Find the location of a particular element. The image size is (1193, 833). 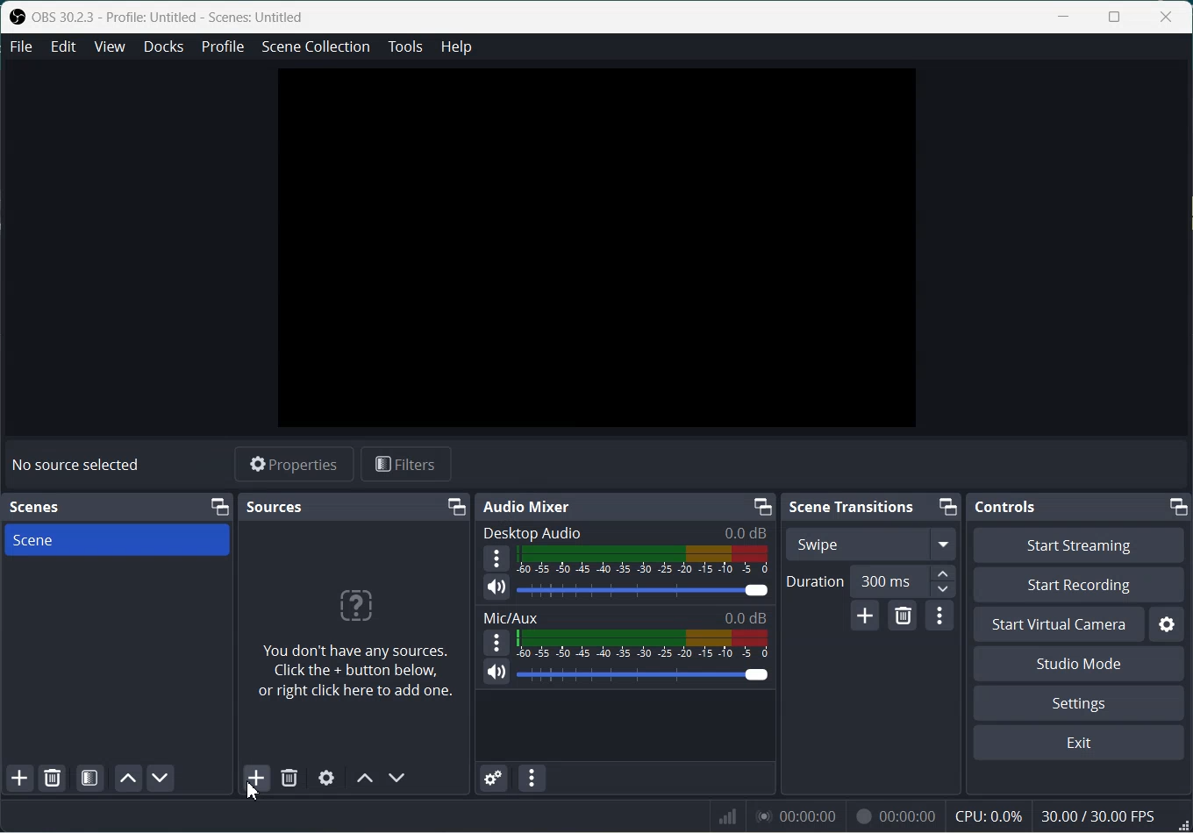

You don't have any sources.
Click the + button below,
or right click here to add one. is located at coordinates (353, 647).